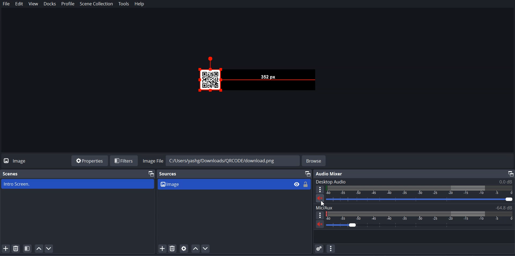 Image resolution: width=515 pixels, height=256 pixels. I want to click on Move scene Down, so click(49, 248).